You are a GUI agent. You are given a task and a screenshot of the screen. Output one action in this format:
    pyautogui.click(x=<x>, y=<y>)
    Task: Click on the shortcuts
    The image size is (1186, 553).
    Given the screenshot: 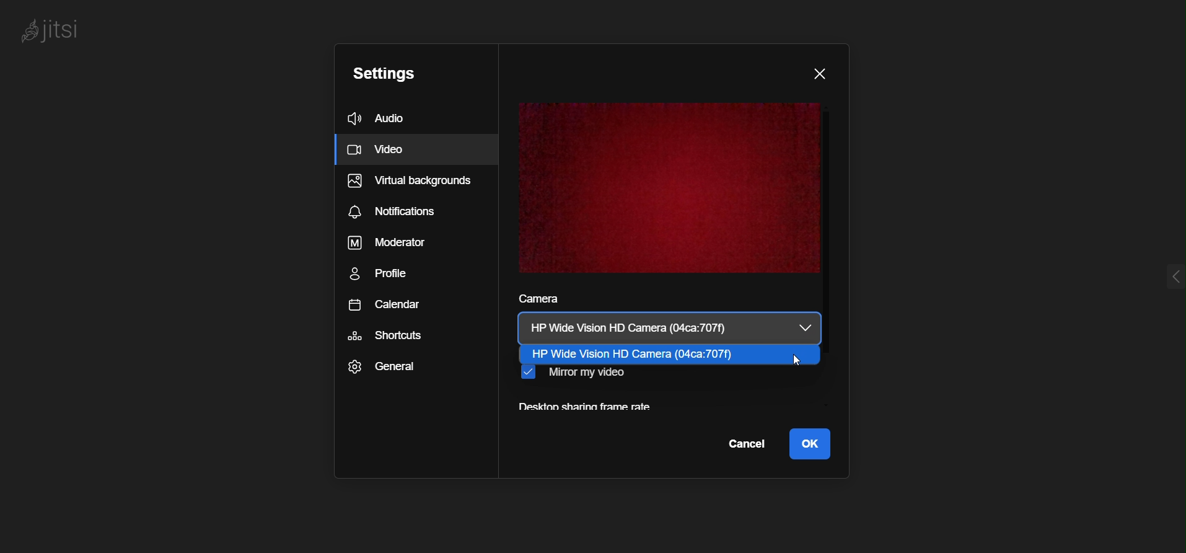 What is the action you would take?
    pyautogui.click(x=385, y=336)
    